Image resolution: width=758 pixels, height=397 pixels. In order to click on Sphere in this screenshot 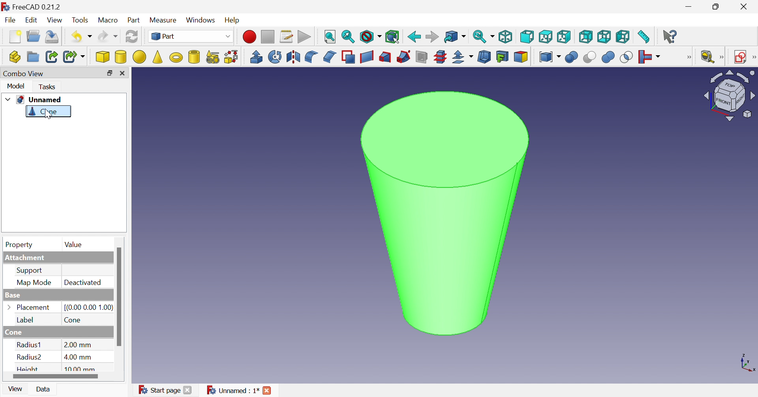, I will do `click(139, 56)`.